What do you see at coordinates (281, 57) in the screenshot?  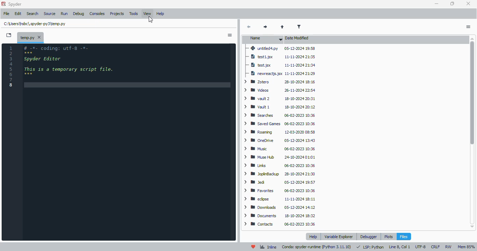 I see `test1.jsx` at bounding box center [281, 57].